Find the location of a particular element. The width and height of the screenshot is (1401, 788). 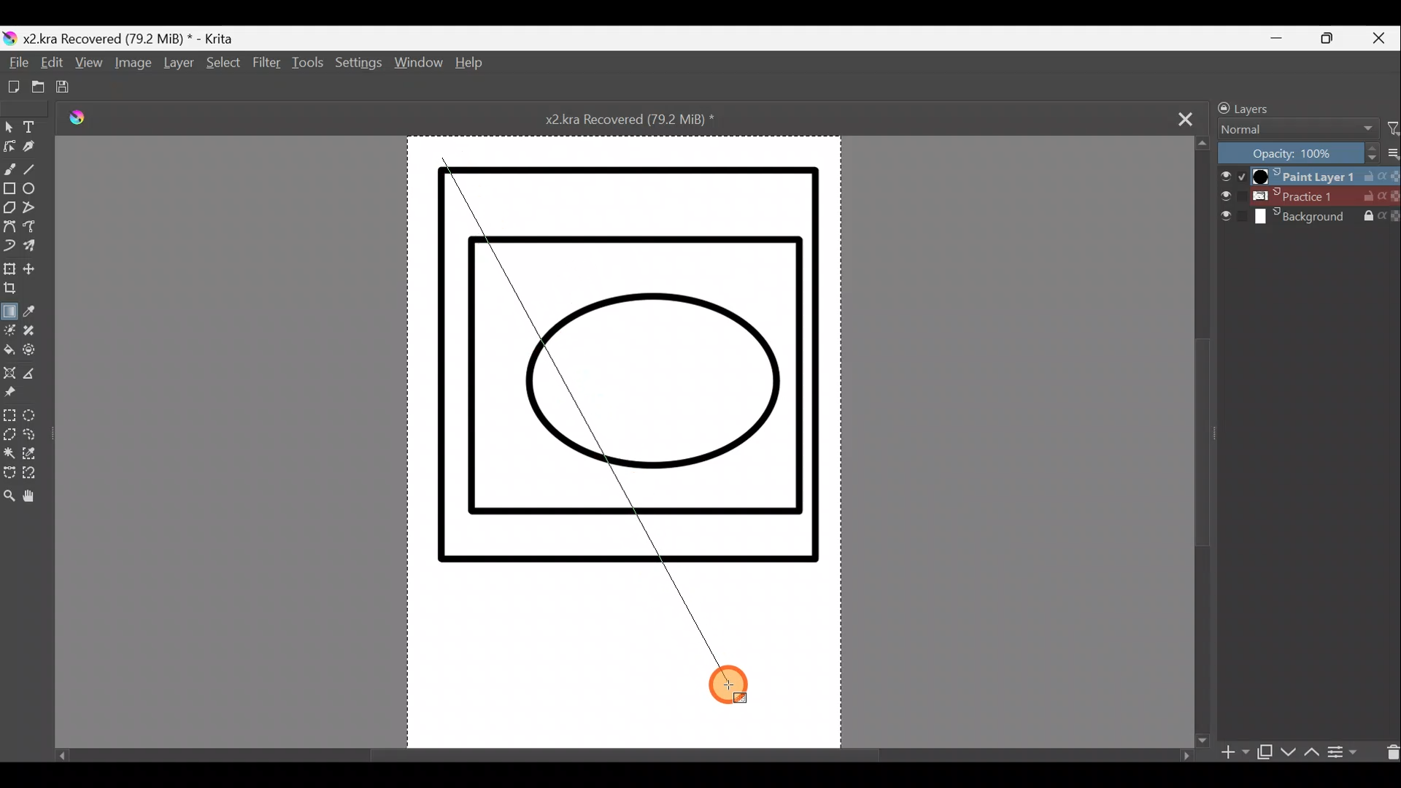

Document name is located at coordinates (645, 118).